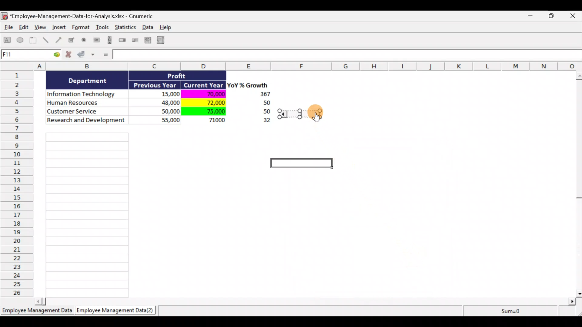 The width and height of the screenshot is (582, 327). What do you see at coordinates (31, 55) in the screenshot?
I see `Cell allocation` at bounding box center [31, 55].